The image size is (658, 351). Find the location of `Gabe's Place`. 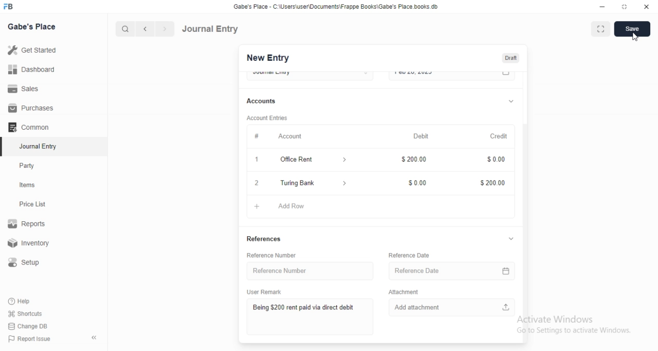

Gabe's Place is located at coordinates (33, 26).